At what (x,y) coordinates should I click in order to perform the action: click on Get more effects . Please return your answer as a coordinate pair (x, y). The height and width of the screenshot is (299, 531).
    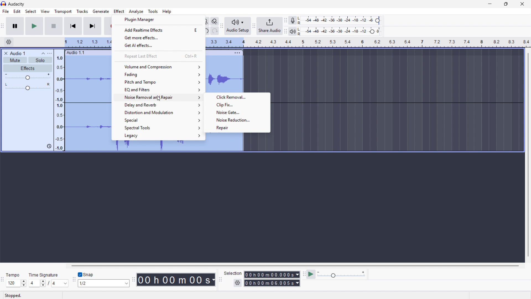
    Looking at the image, I should click on (159, 37).